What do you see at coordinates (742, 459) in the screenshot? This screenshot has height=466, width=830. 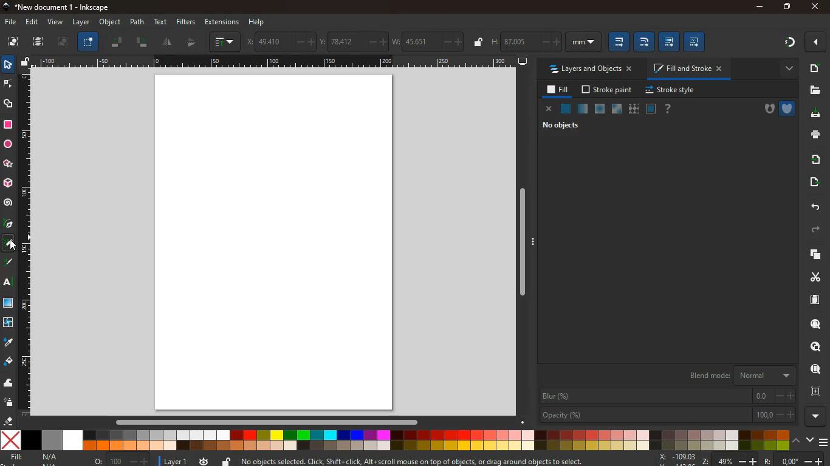 I see `zoom` at bounding box center [742, 459].